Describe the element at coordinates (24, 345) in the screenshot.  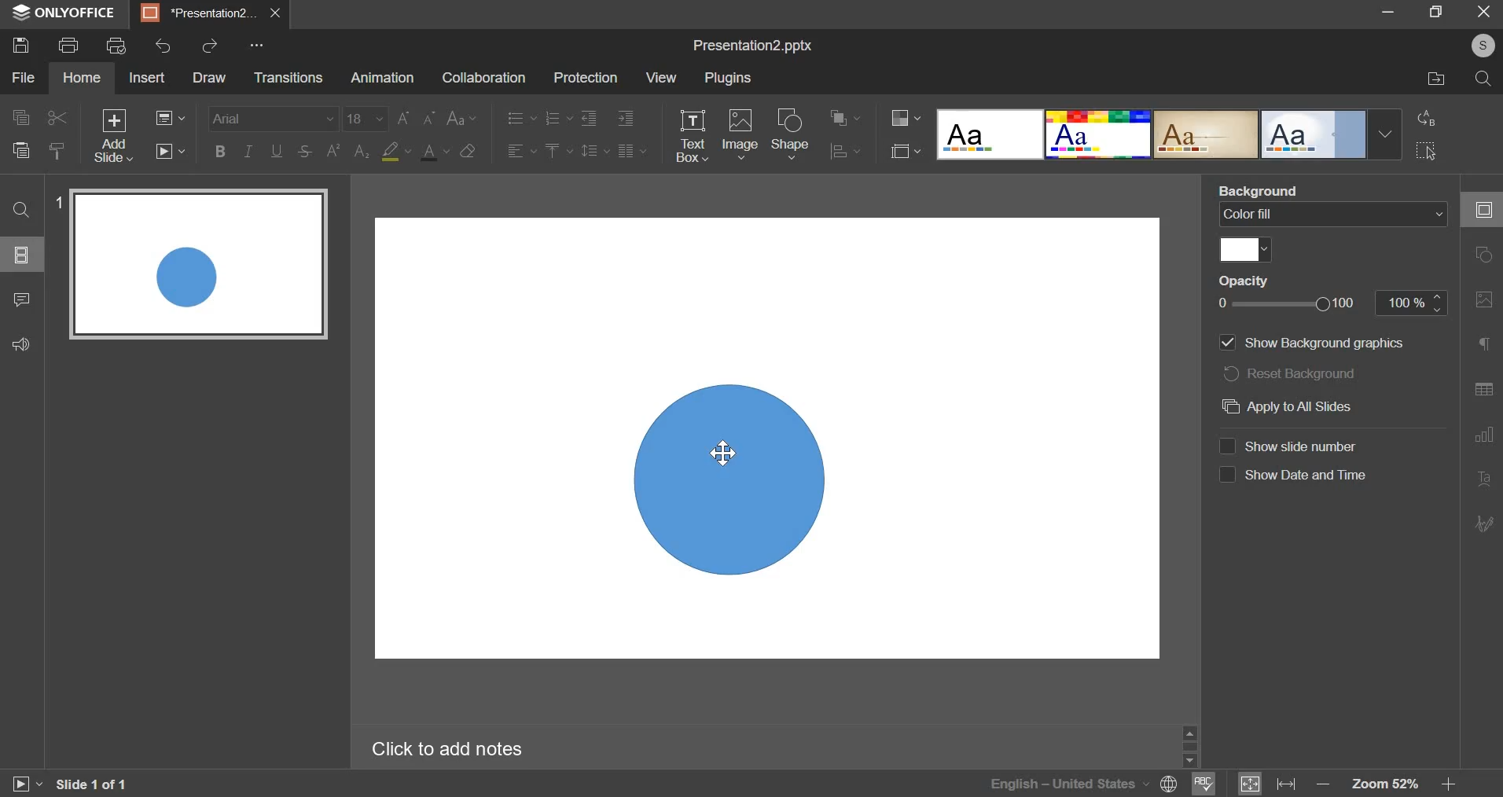
I see `feedback` at that location.